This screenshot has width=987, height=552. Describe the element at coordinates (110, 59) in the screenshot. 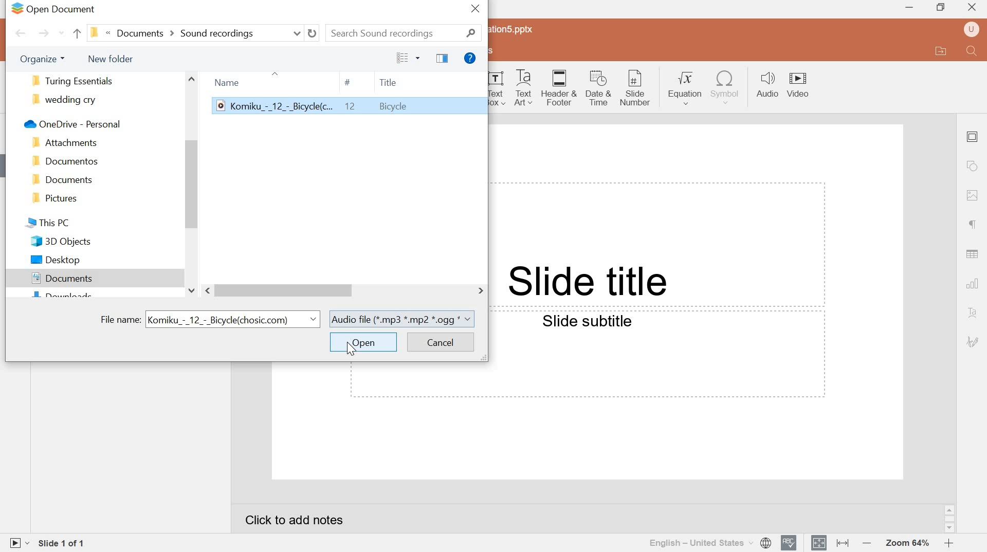

I see `new folder` at that location.